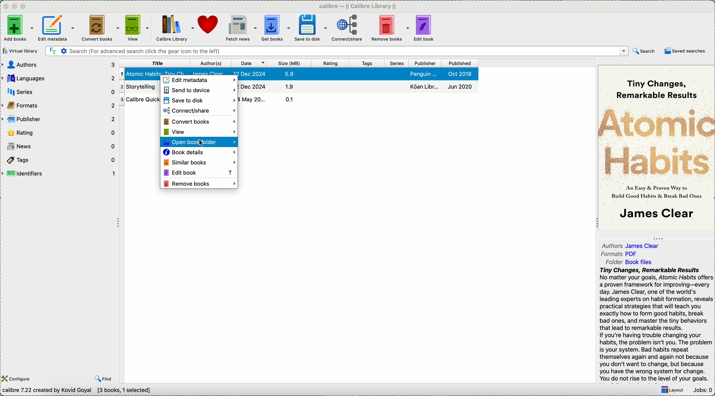  I want to click on authors, so click(632, 244).